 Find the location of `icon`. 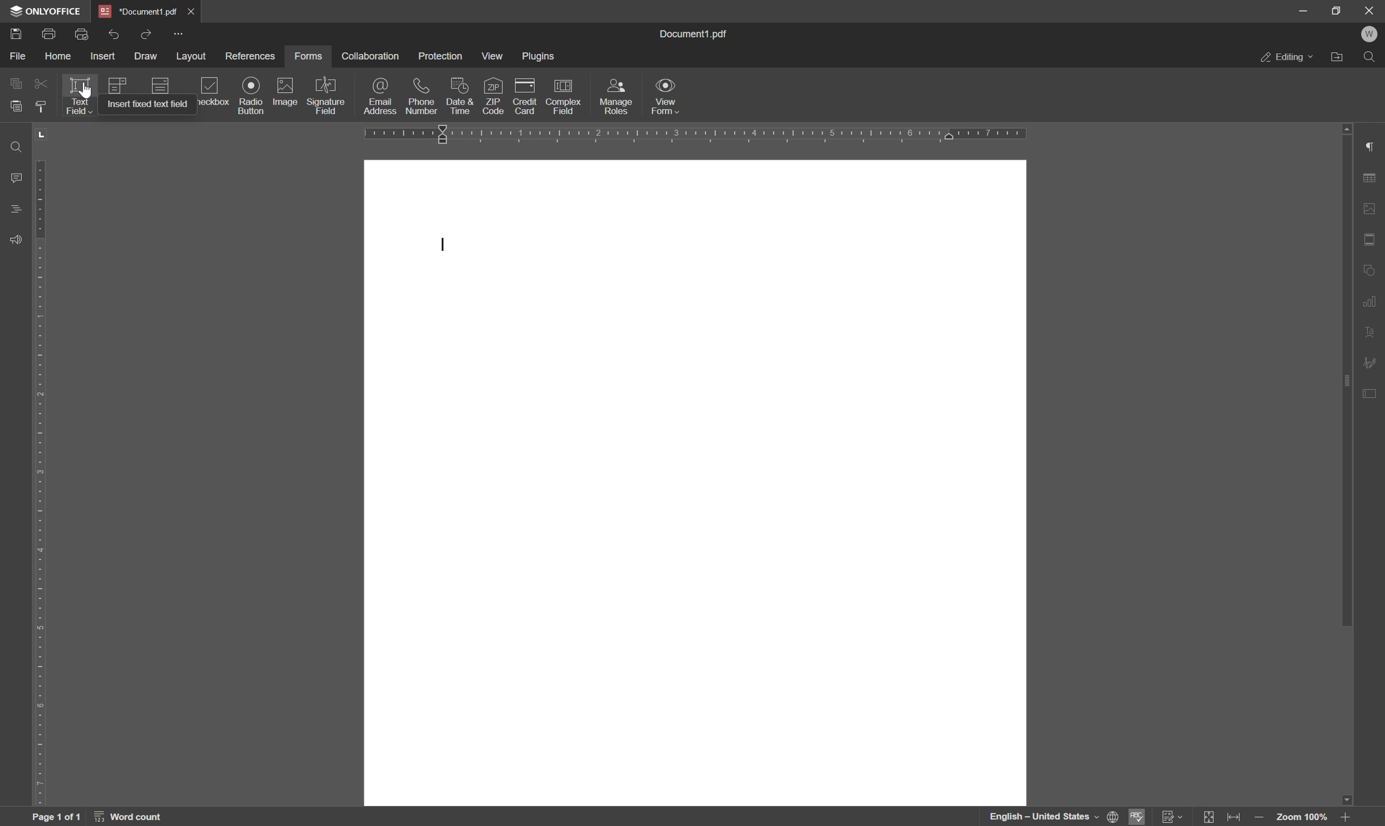

icon is located at coordinates (116, 86).